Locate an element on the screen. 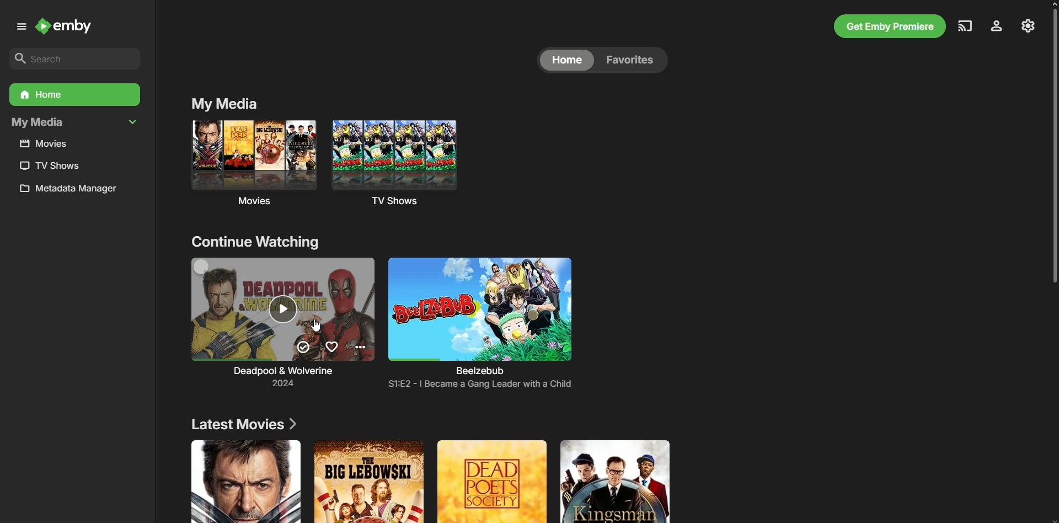 This screenshot has width=1059, height=523. Posters is located at coordinates (422, 482).